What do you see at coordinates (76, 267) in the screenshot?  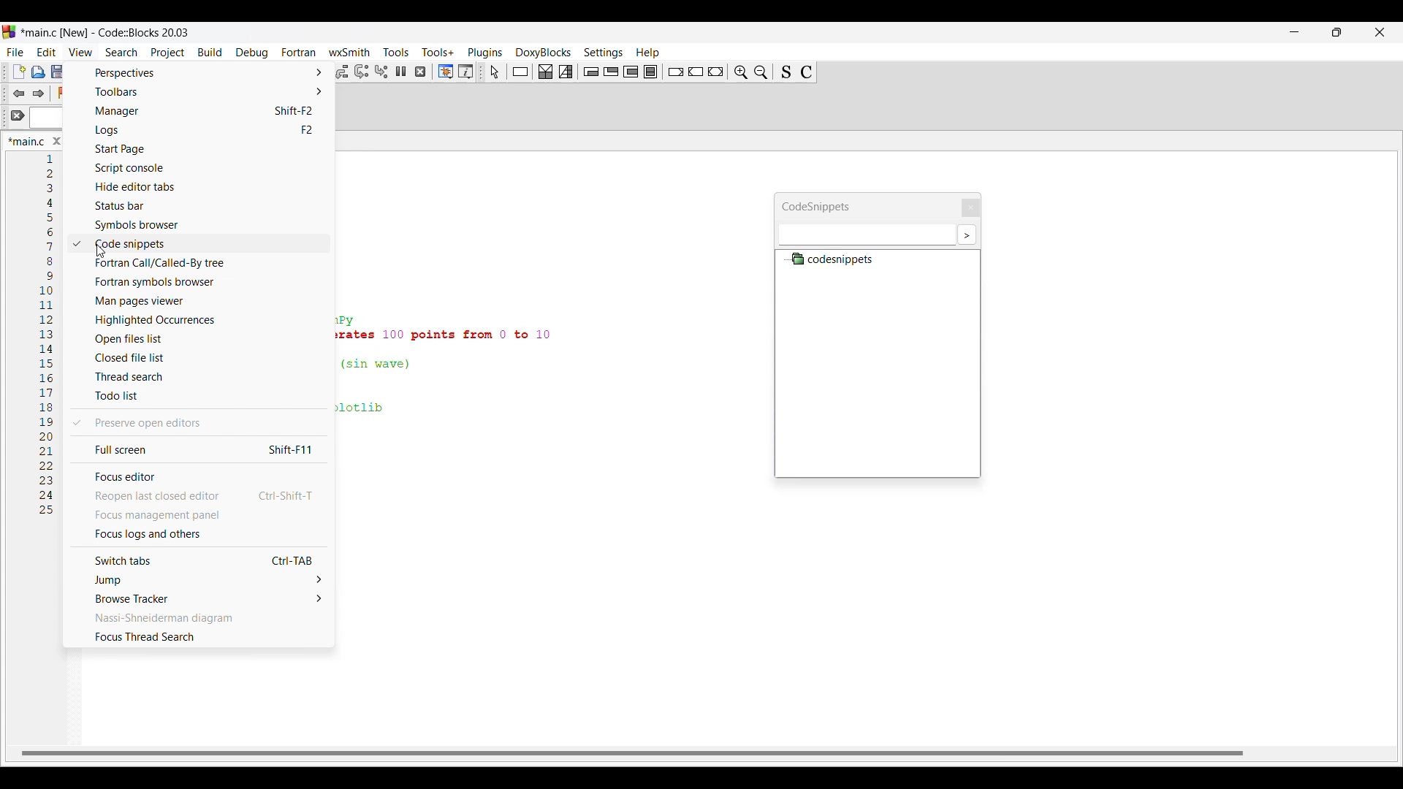 I see `Checkmark indicates selected options` at bounding box center [76, 267].